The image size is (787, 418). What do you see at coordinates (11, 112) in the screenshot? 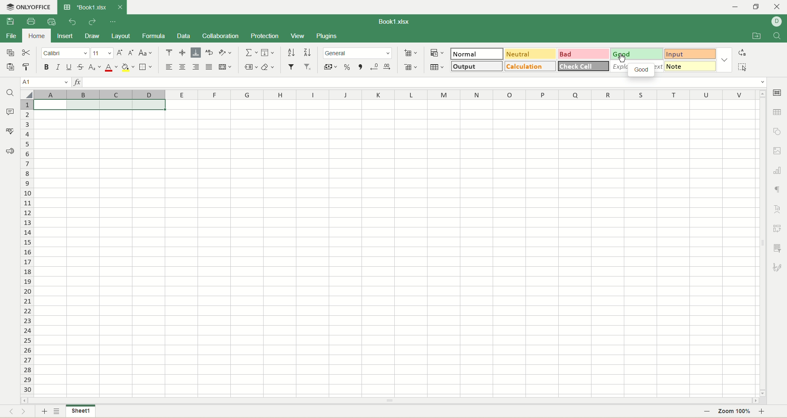
I see `comment` at bounding box center [11, 112].